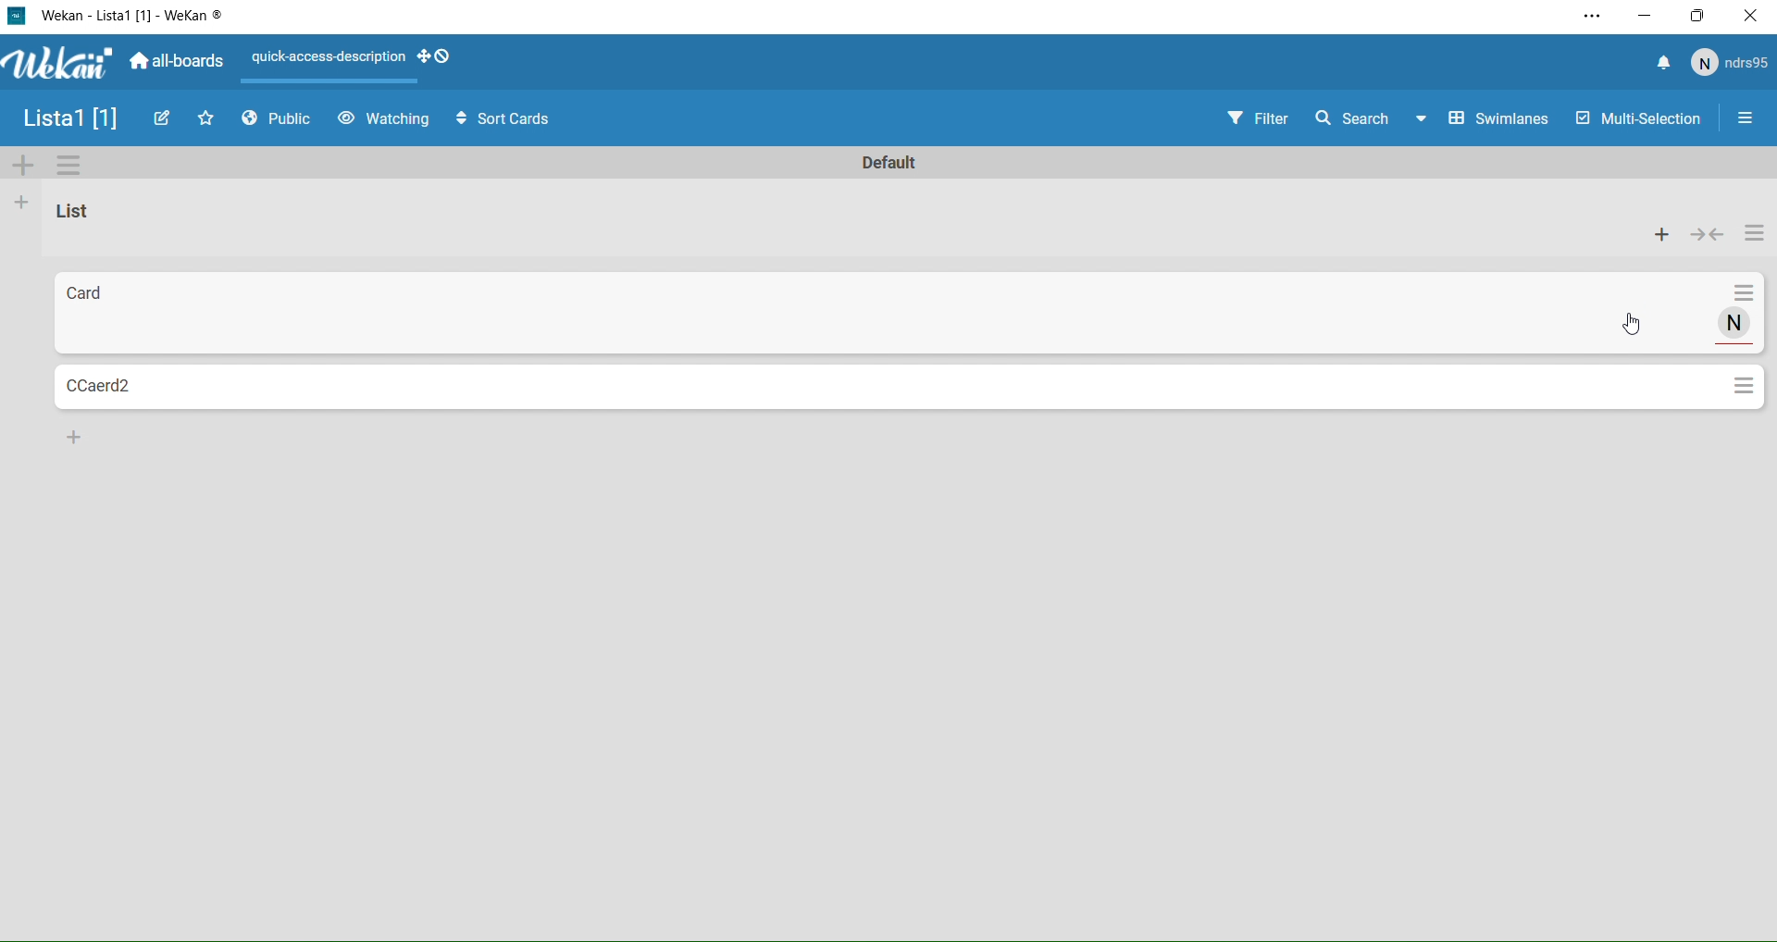 The height and width of the screenshot is (942, 1777). Describe the element at coordinates (383, 119) in the screenshot. I see `Watching` at that location.